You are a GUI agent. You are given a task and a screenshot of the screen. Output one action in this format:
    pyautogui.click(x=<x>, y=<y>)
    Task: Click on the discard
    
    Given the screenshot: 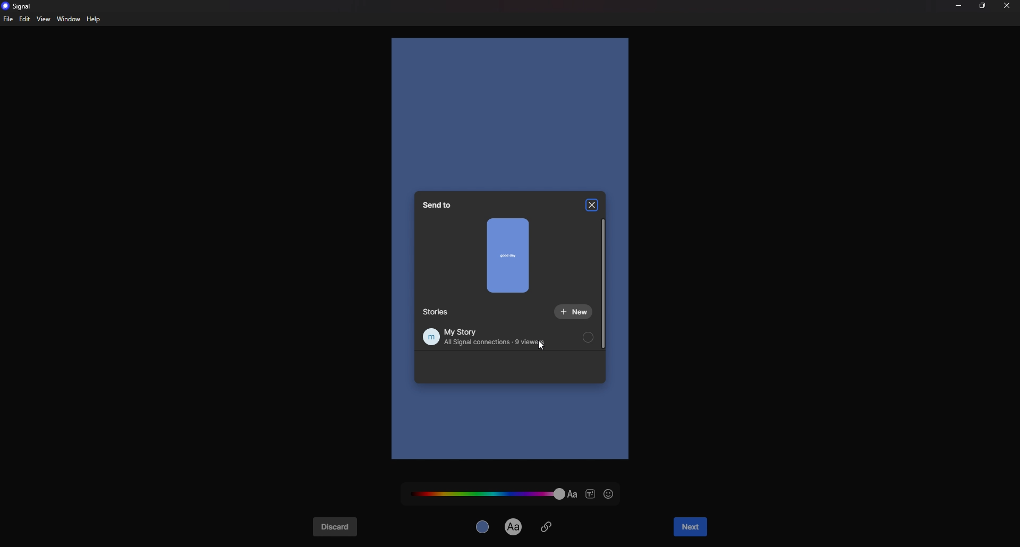 What is the action you would take?
    pyautogui.click(x=334, y=528)
    